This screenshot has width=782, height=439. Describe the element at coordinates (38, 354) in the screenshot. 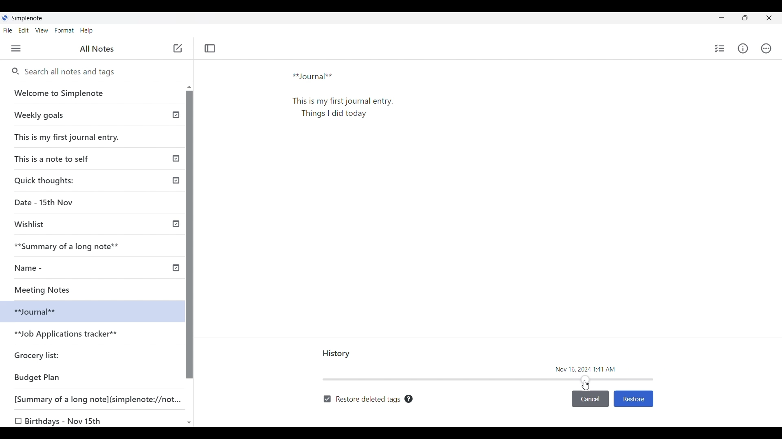

I see `Grocery list:` at that location.